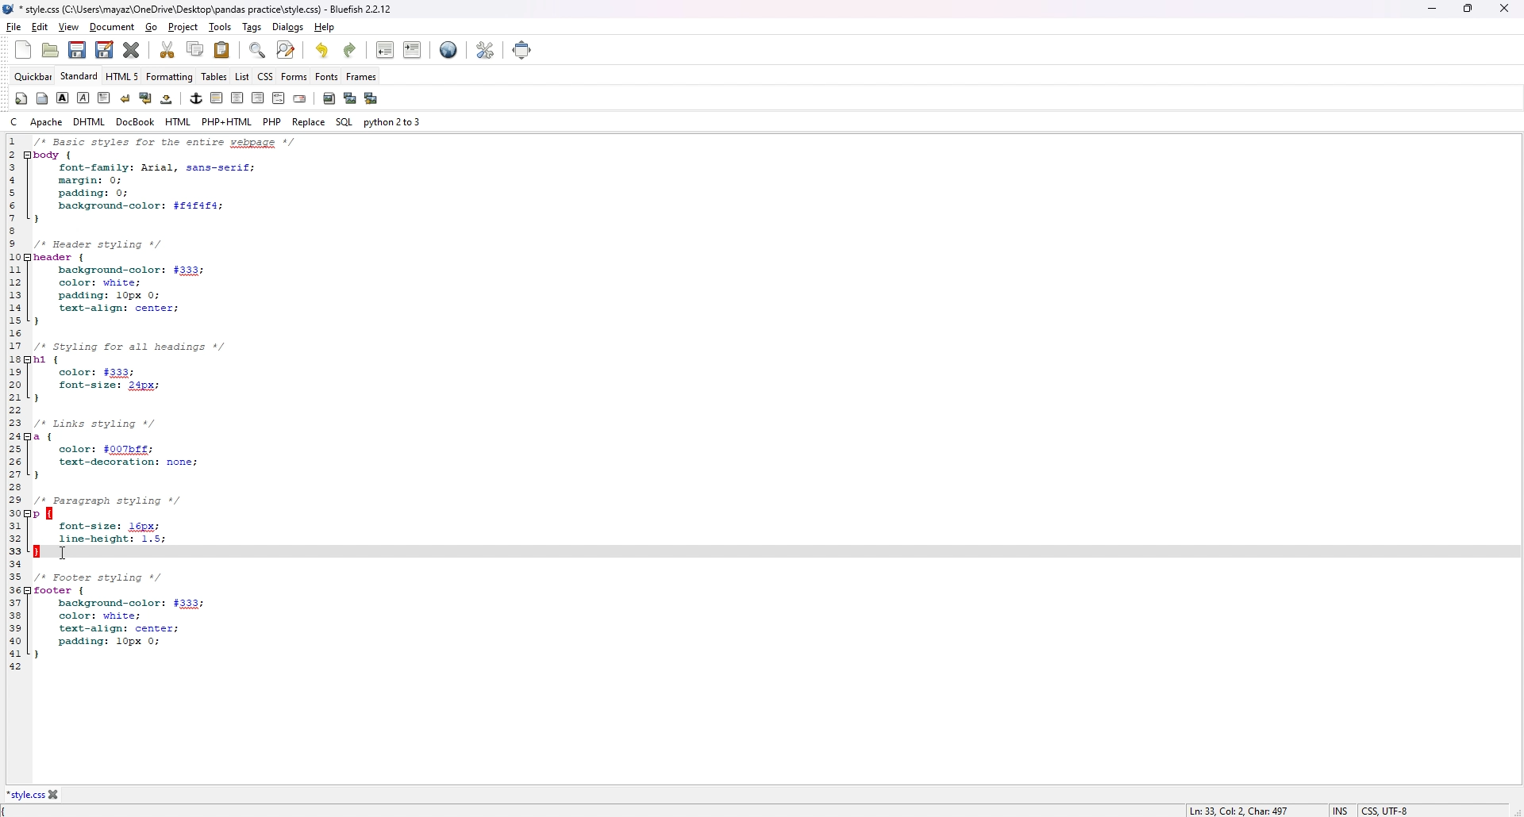 The image size is (1524, 817). What do you see at coordinates (267, 76) in the screenshot?
I see `css` at bounding box center [267, 76].